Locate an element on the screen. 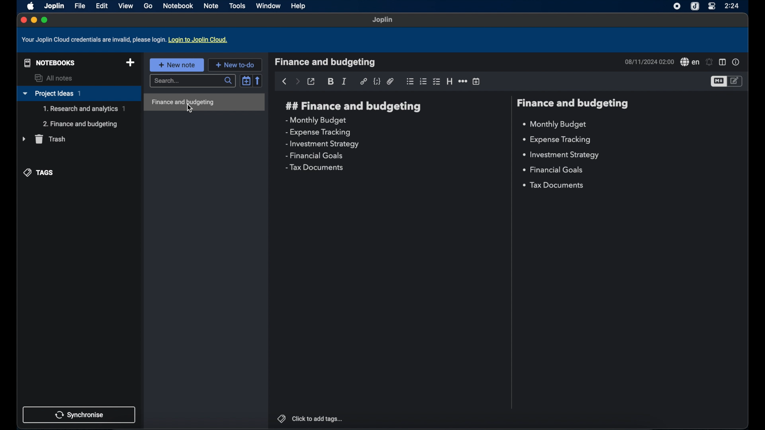 This screenshot has width=765, height=430. financial goals is located at coordinates (314, 156).